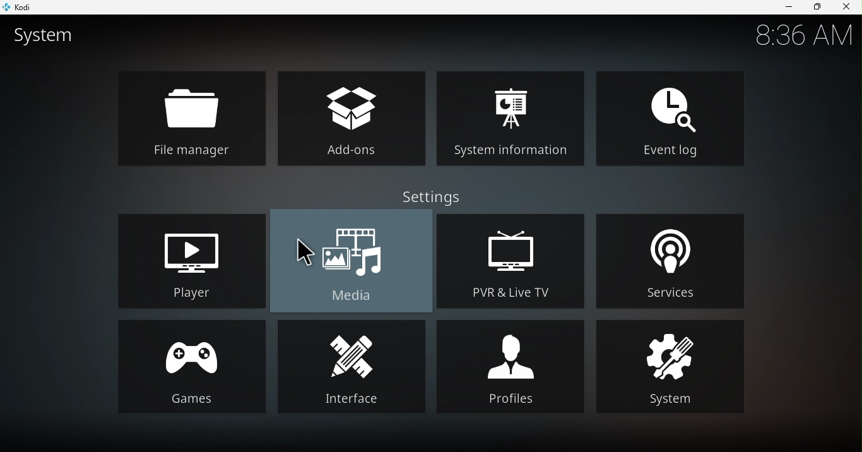  What do you see at coordinates (514, 259) in the screenshot?
I see `PVR and Live TV` at bounding box center [514, 259].